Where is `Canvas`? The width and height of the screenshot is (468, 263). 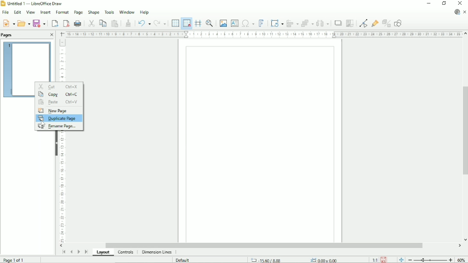
Canvas is located at coordinates (261, 141).